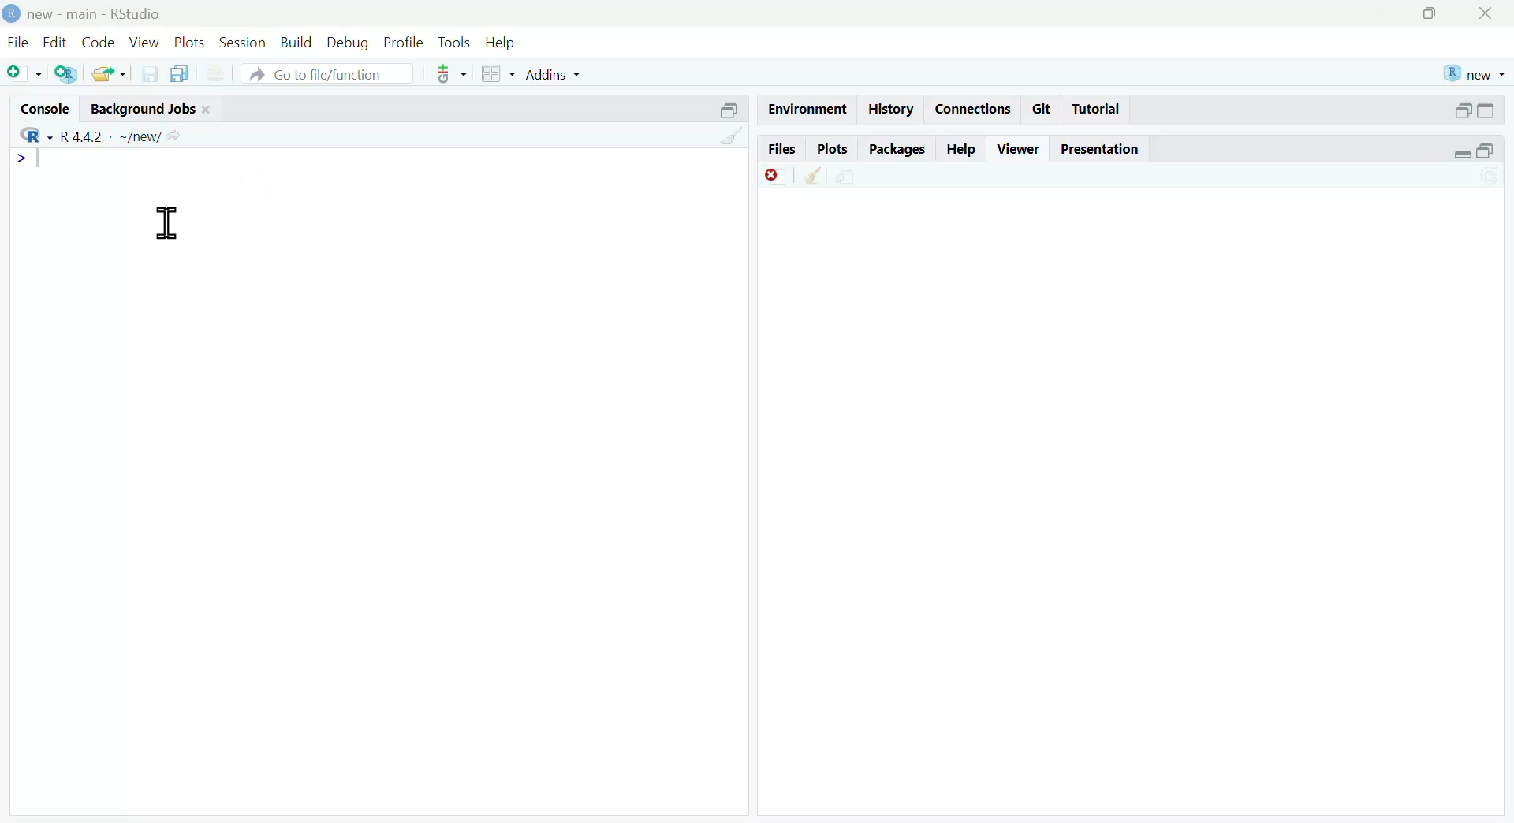 This screenshot has height=823, width=1514. Describe the element at coordinates (812, 180) in the screenshot. I see `Remove all viewer item` at that location.